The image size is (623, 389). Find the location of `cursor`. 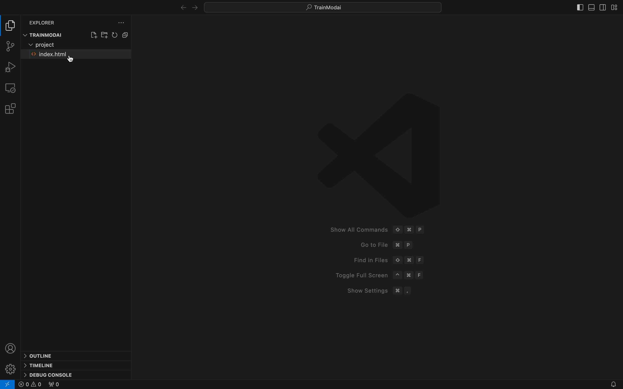

cursor is located at coordinates (70, 60).